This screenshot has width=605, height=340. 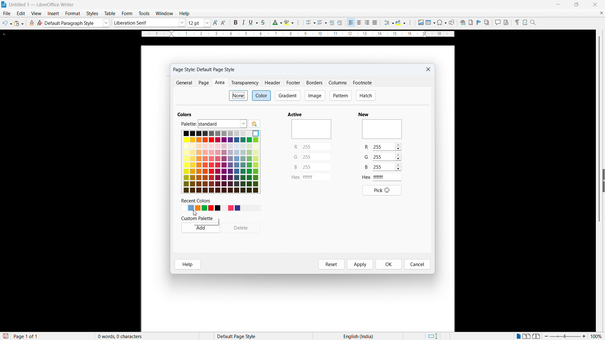 What do you see at coordinates (77, 23) in the screenshot?
I see `Default paragraph style` at bounding box center [77, 23].